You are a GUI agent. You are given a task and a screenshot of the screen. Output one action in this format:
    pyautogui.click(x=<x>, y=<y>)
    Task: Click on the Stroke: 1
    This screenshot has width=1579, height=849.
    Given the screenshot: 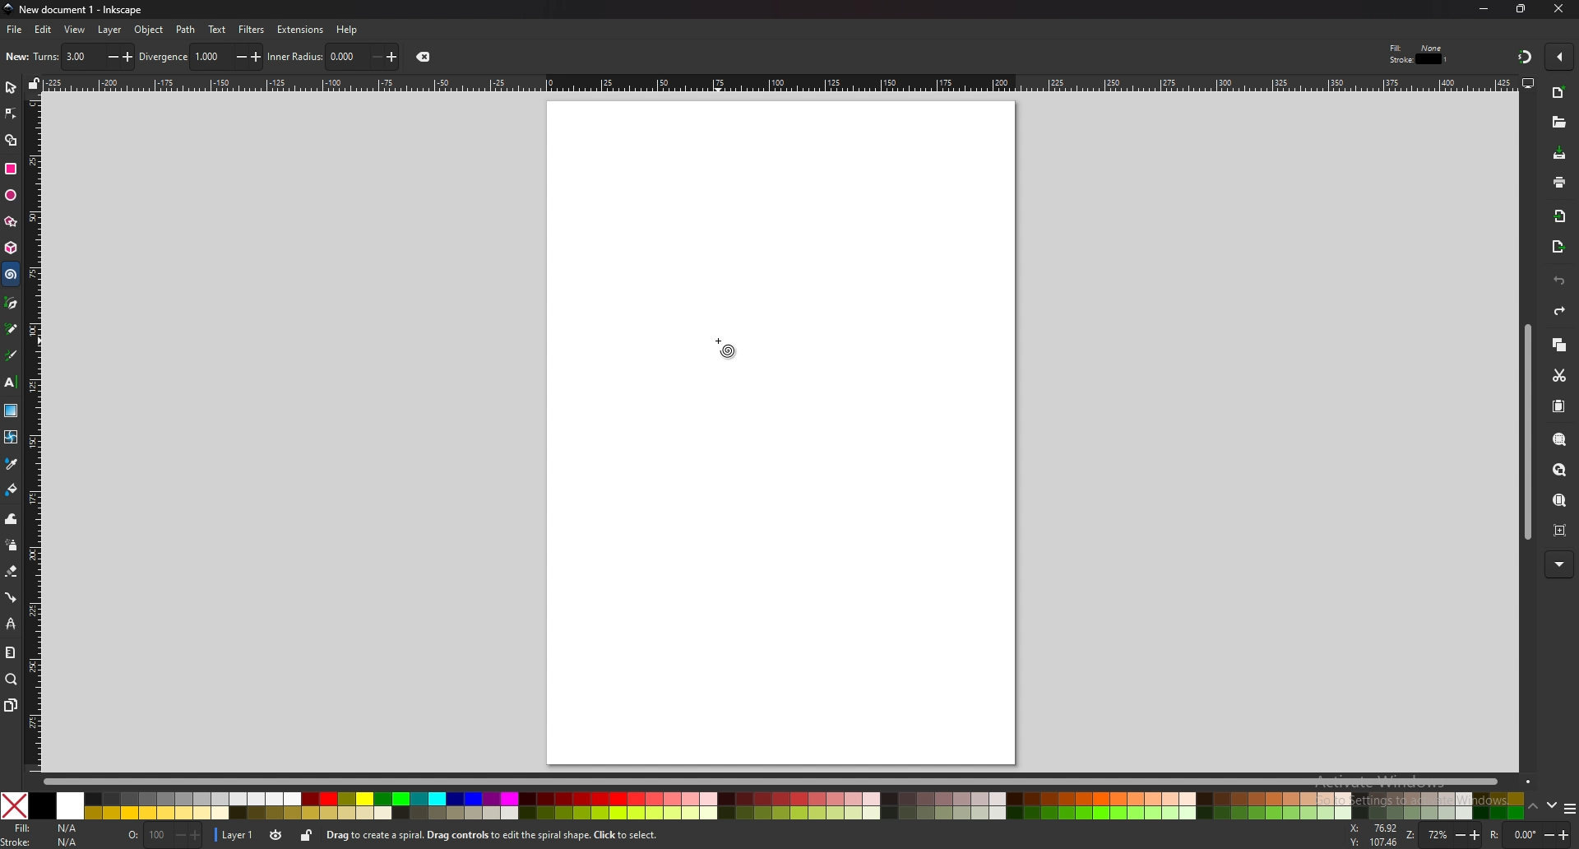 What is the action you would take?
    pyautogui.click(x=1419, y=59)
    